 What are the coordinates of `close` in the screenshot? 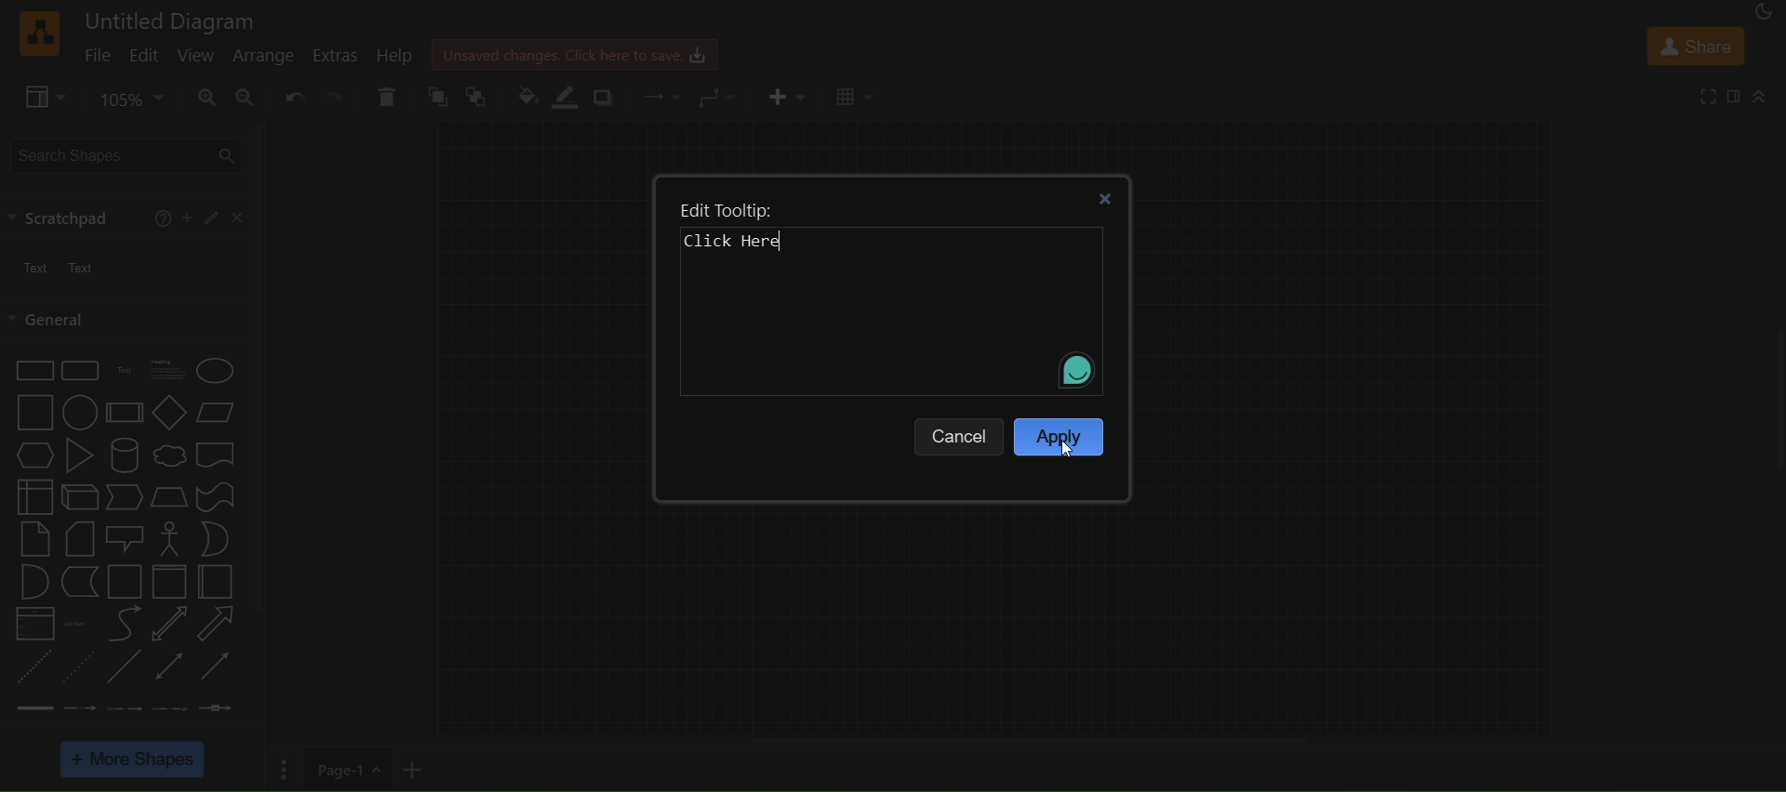 It's located at (234, 218).